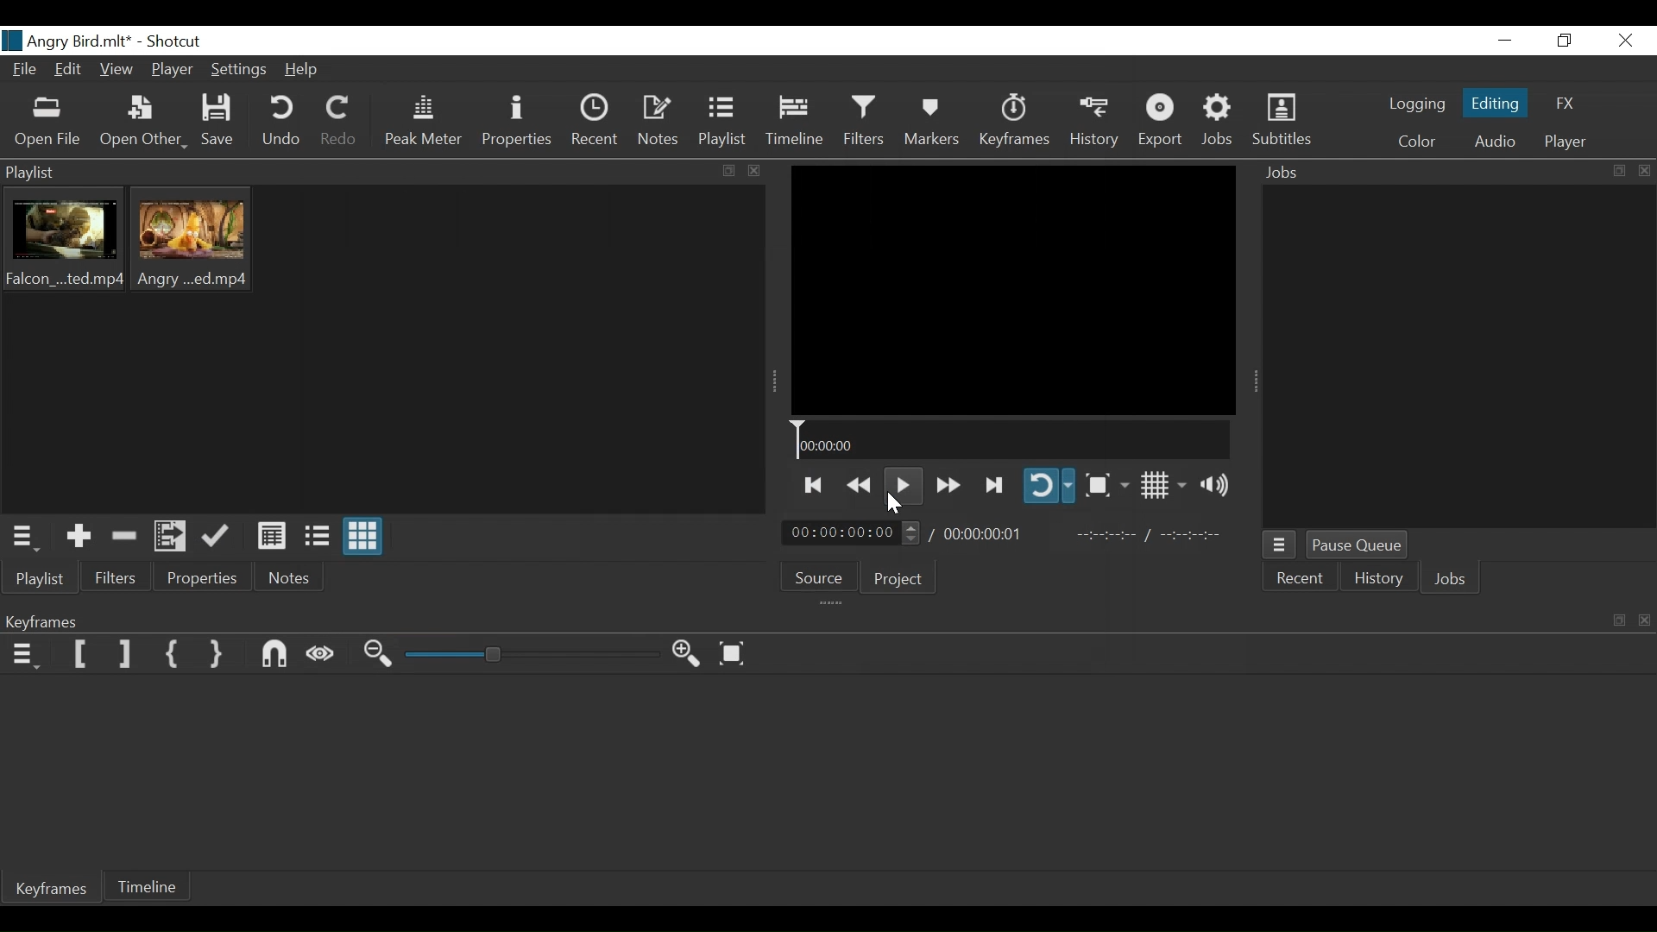 Image resolution: width=1657 pixels, height=932 pixels. Describe the element at coordinates (824, 620) in the screenshot. I see `Keyframe Panel` at that location.